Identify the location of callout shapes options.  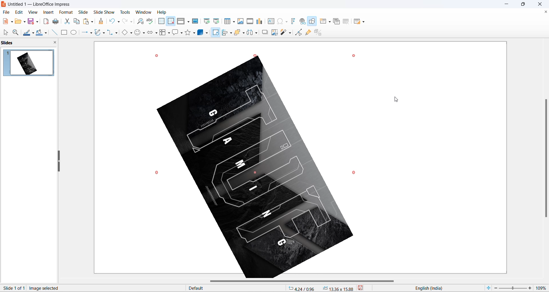
(181, 33).